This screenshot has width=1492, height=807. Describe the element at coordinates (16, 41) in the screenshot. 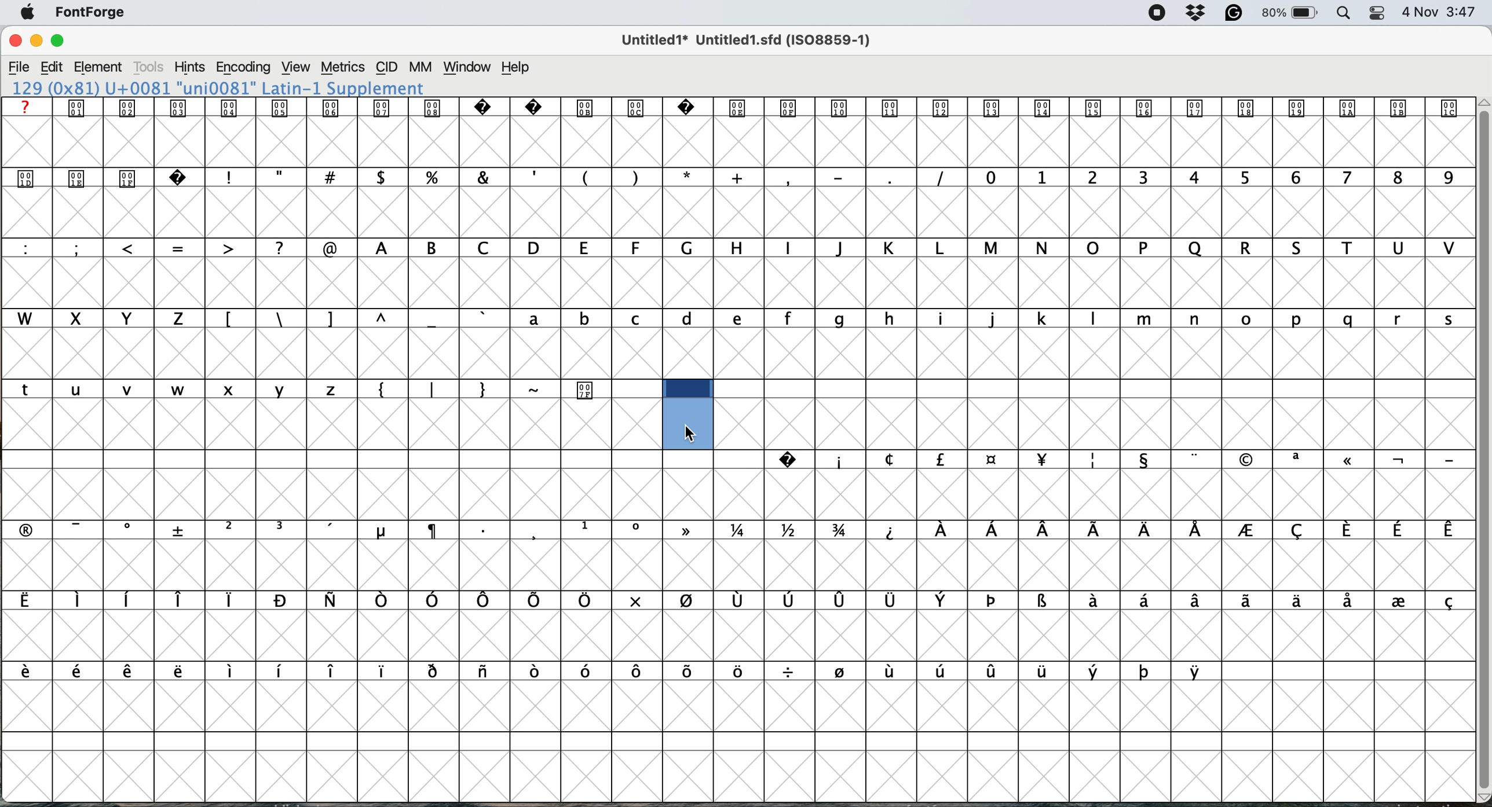

I see `Close` at that location.